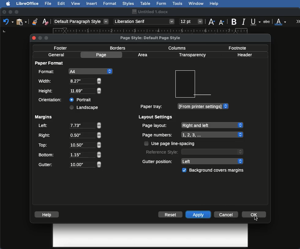 The image size is (300, 249). I want to click on Reference style, so click(194, 151).